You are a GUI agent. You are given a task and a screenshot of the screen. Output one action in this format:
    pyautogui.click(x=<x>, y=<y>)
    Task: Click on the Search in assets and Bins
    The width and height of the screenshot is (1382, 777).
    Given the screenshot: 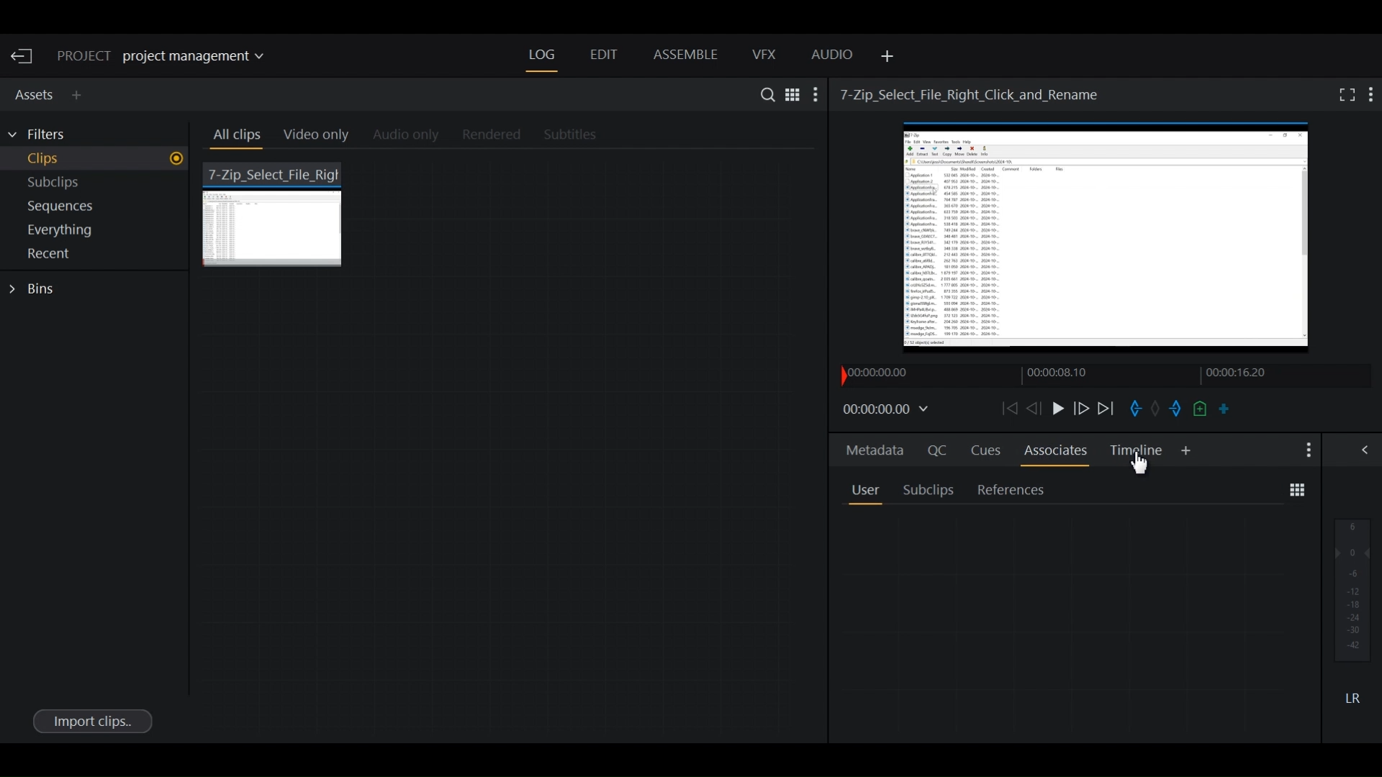 What is the action you would take?
    pyautogui.click(x=764, y=94)
    